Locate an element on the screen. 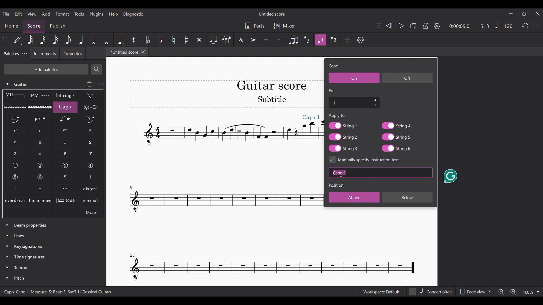  Above is located at coordinates (354, 197).